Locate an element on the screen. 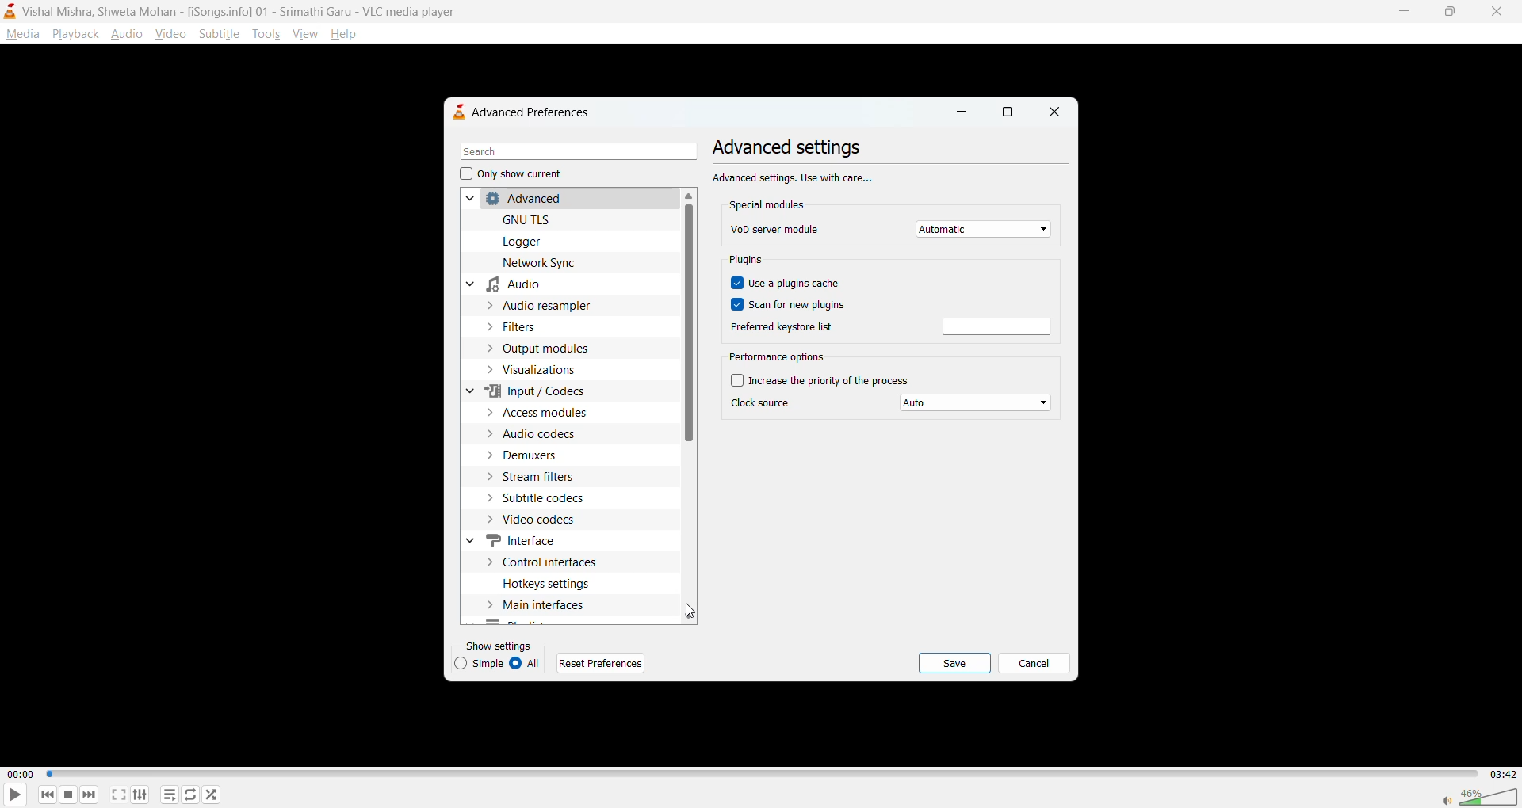 Image resolution: width=1522 pixels, height=808 pixels. loop is located at coordinates (188, 794).